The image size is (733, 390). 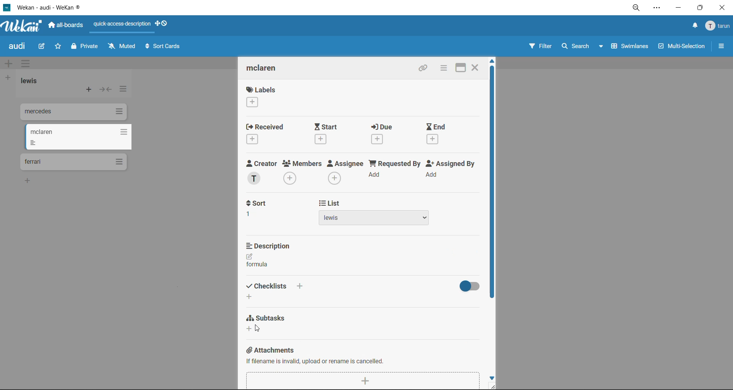 I want to click on metadata, so click(x=316, y=361).